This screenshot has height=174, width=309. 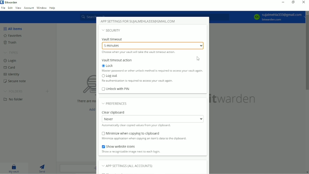 I want to click on View, so click(x=18, y=9).